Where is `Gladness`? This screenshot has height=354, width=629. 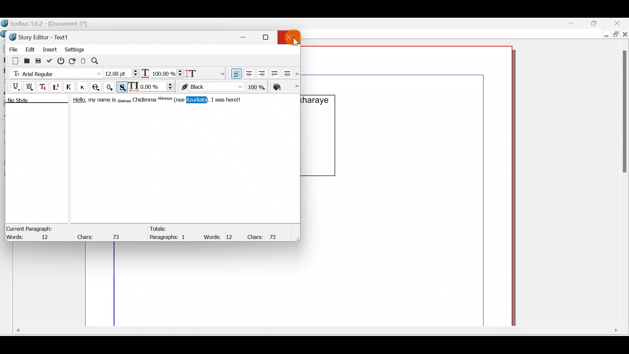 Gladness is located at coordinates (124, 100).